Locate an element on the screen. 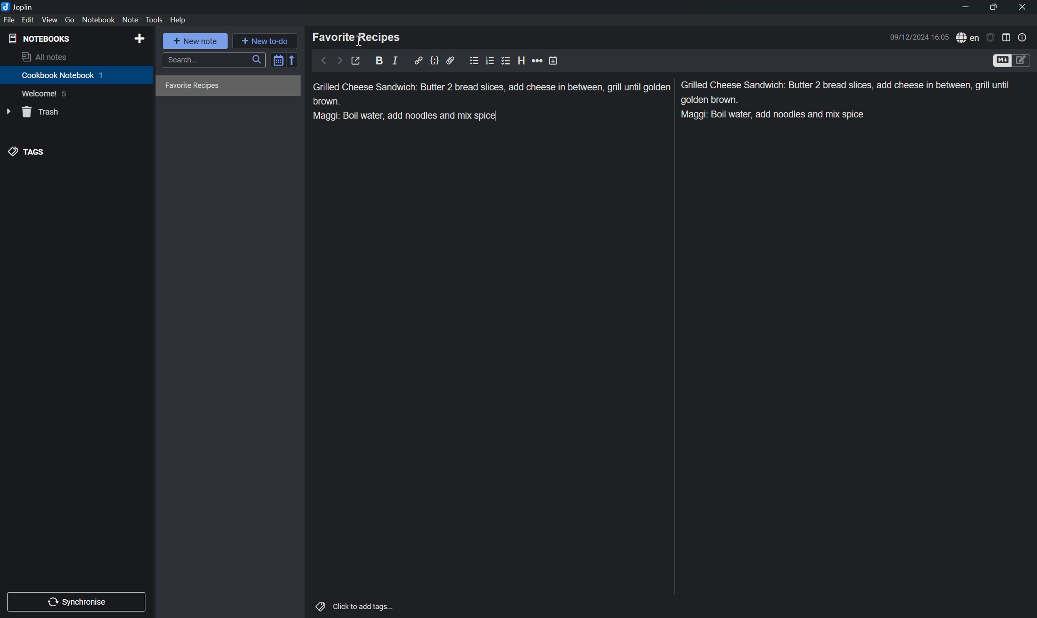 This screenshot has height=618, width=1037. Edit is located at coordinates (28, 20).